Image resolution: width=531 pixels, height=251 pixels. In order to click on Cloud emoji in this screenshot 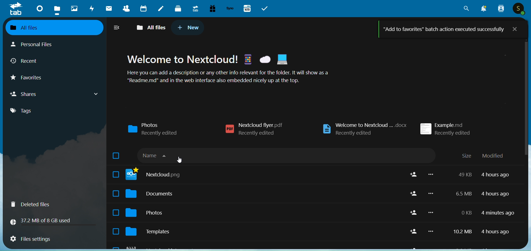, I will do `click(265, 59)`.